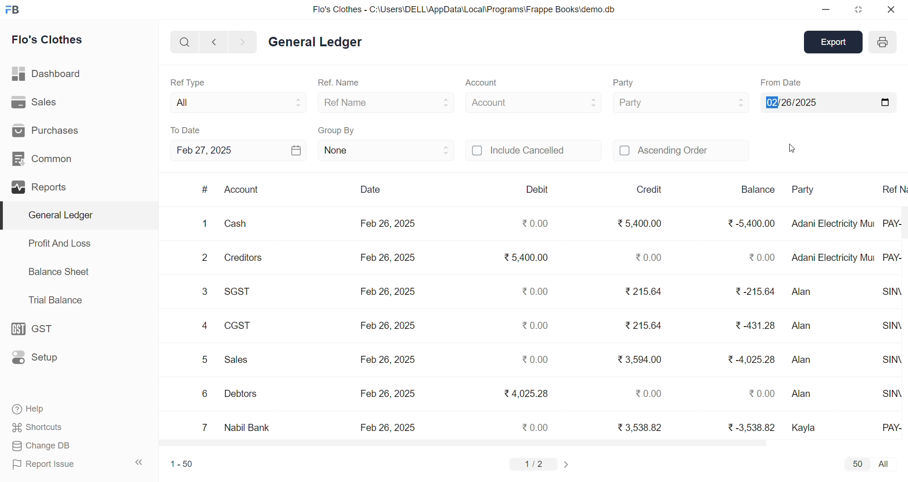 The image size is (908, 482). I want to click on Account, so click(480, 84).